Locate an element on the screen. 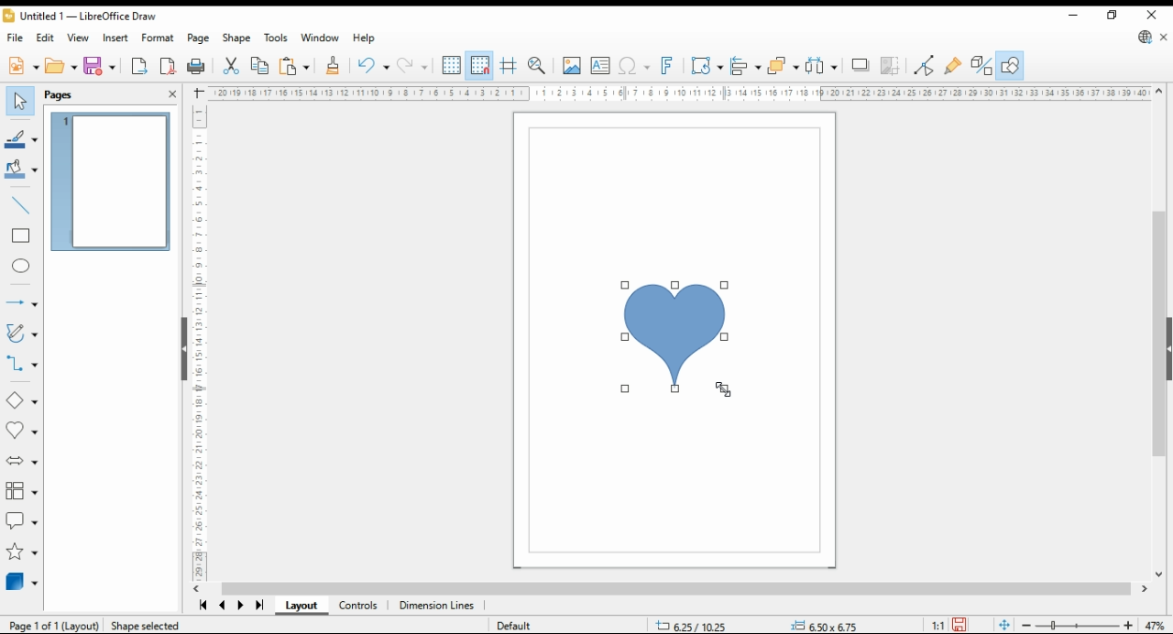 This screenshot has height=634, width=1173. Default is located at coordinates (516, 621).